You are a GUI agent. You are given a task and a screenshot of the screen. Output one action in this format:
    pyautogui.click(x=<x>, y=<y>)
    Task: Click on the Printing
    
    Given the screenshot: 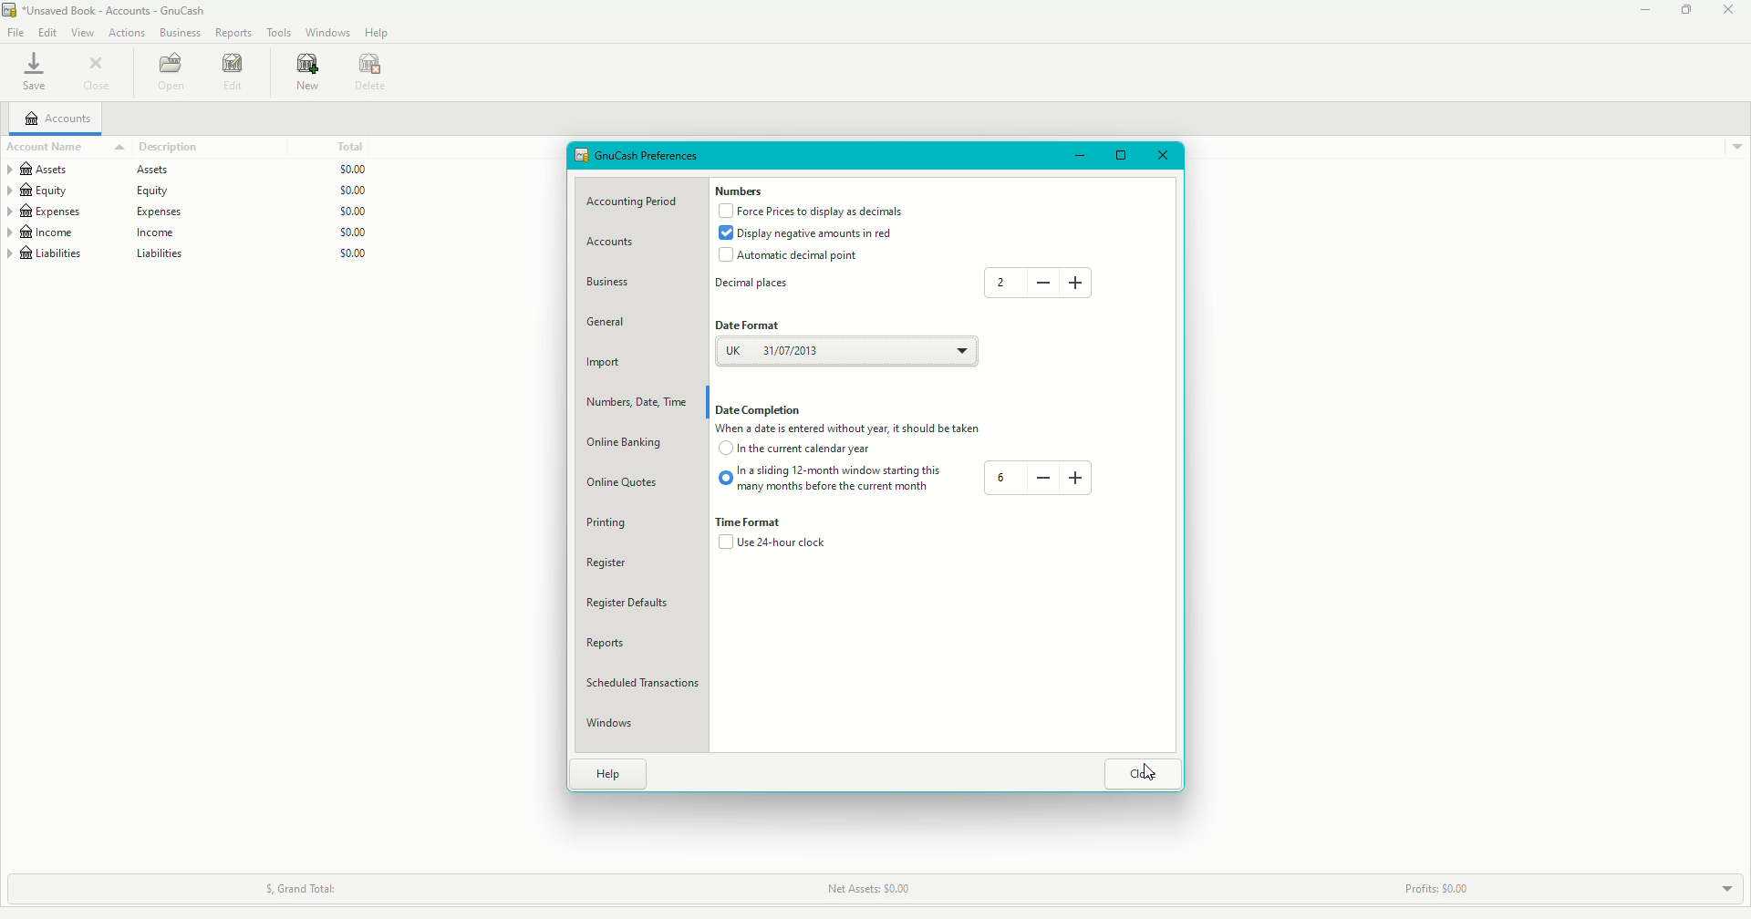 What is the action you would take?
    pyautogui.click(x=612, y=522)
    